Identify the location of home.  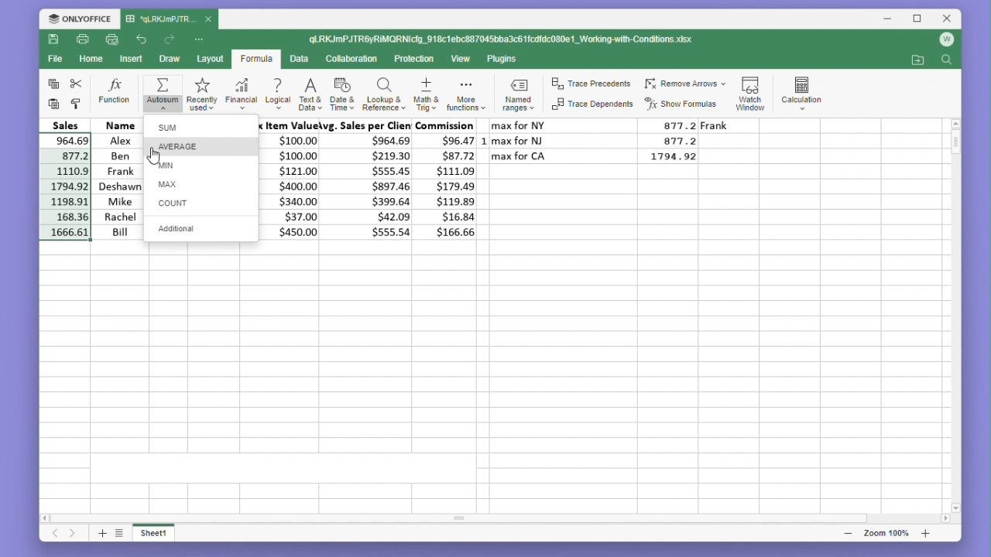
(88, 58).